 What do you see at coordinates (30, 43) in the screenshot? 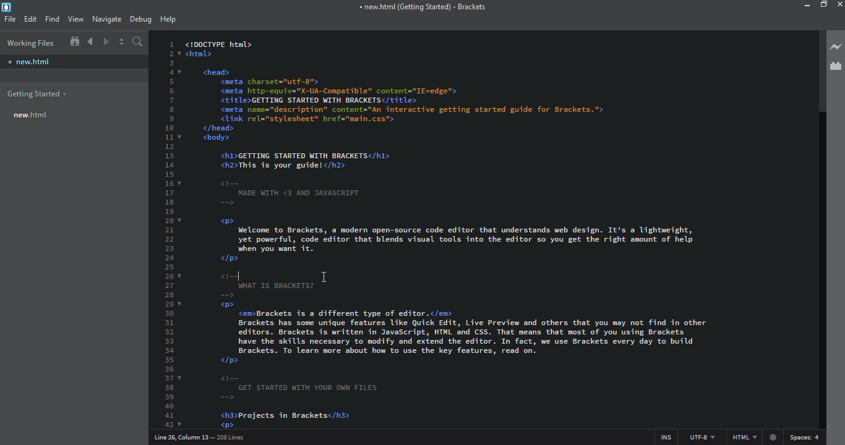
I see `working files` at bounding box center [30, 43].